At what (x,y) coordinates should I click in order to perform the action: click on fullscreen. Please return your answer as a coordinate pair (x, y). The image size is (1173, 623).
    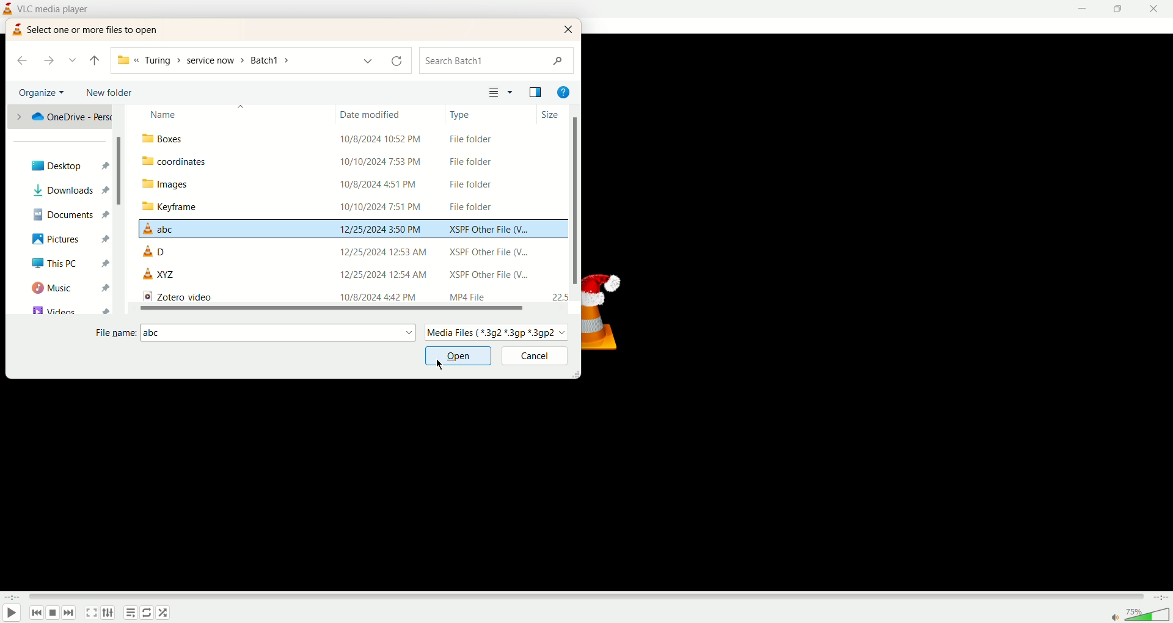
    Looking at the image, I should click on (91, 613).